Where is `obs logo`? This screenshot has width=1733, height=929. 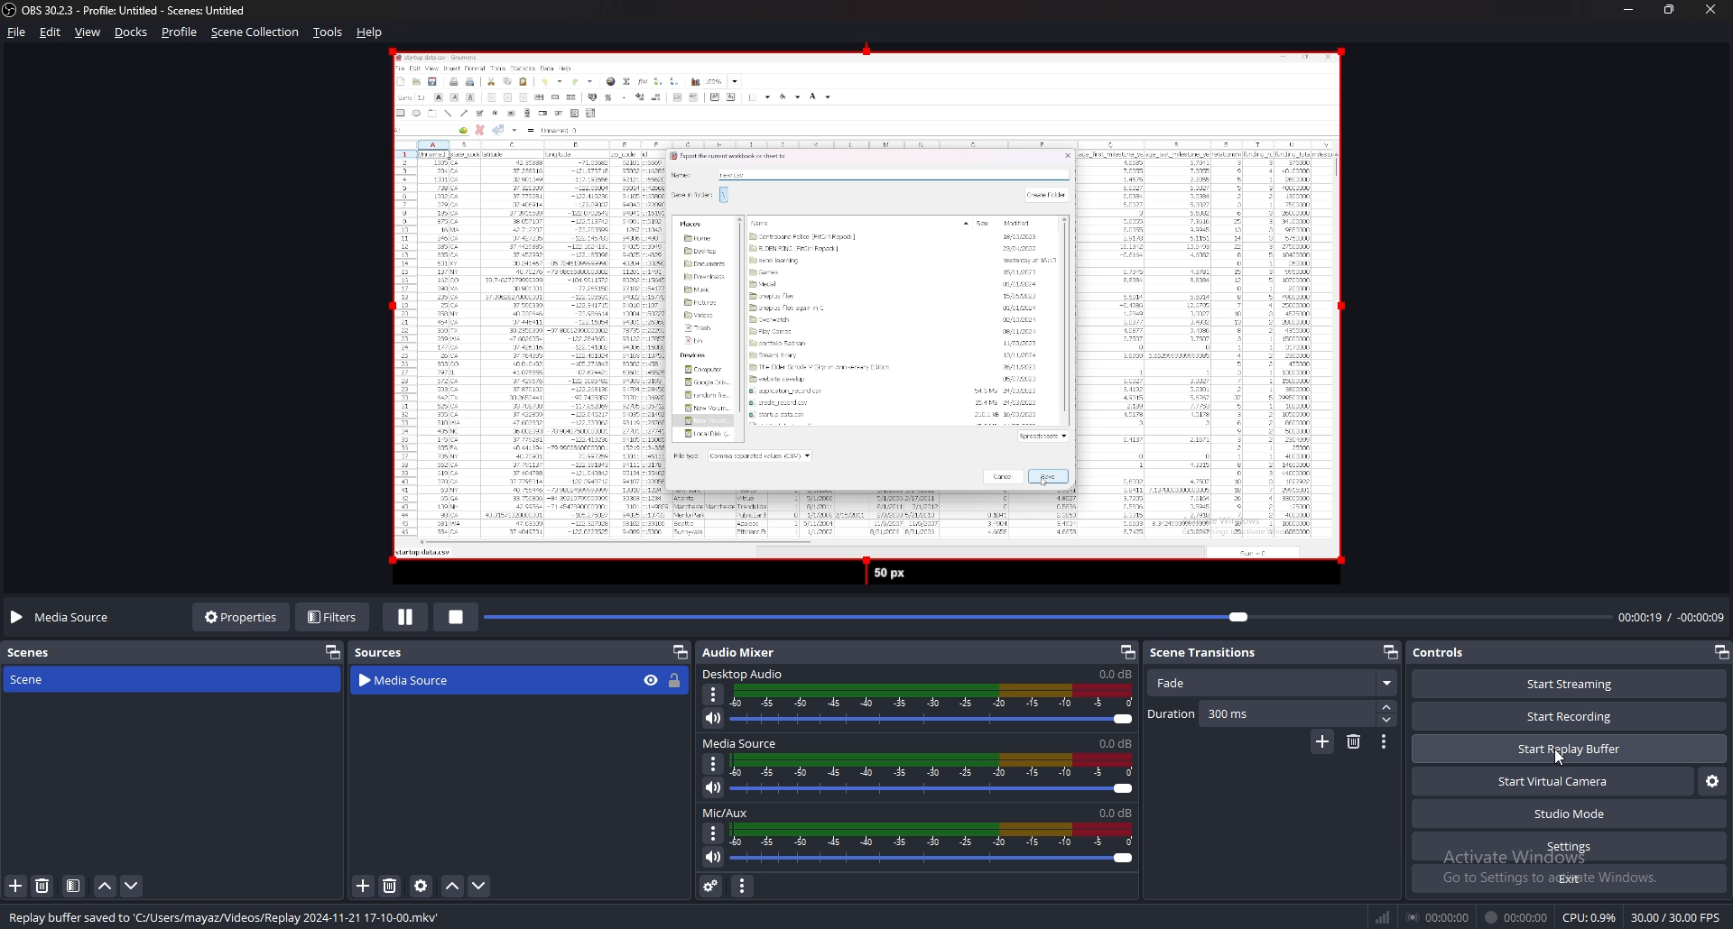
obs logo is located at coordinates (11, 10).